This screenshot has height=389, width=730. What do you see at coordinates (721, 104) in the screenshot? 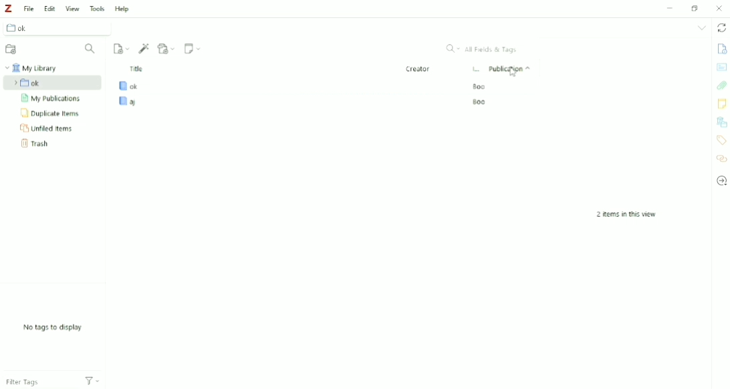
I see `Notes` at bounding box center [721, 104].